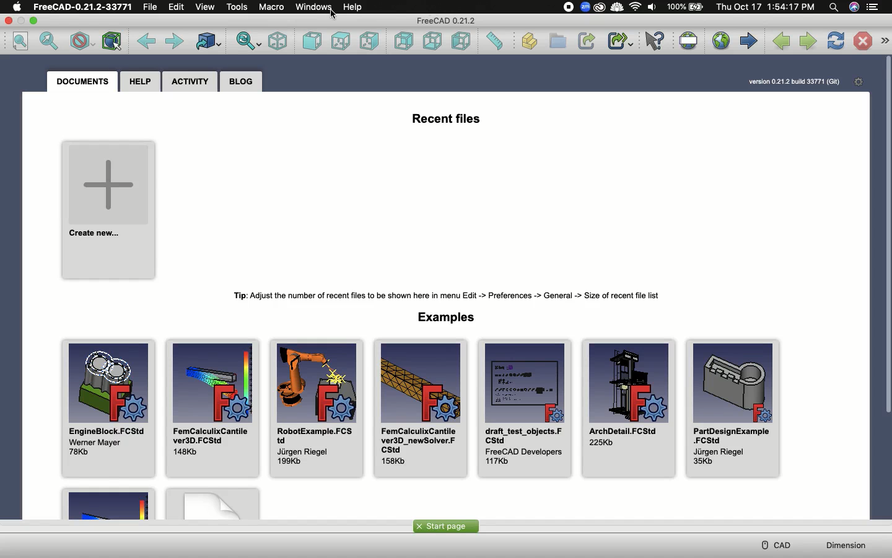 The height and width of the screenshot is (558, 892). I want to click on View, so click(208, 7).